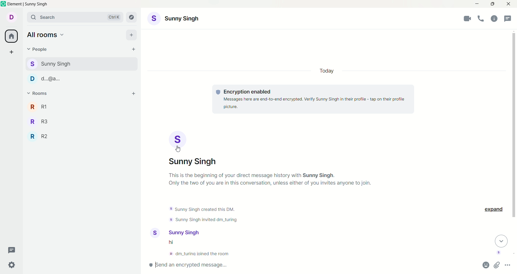  Describe the element at coordinates (12, 53) in the screenshot. I see `create a space` at that location.